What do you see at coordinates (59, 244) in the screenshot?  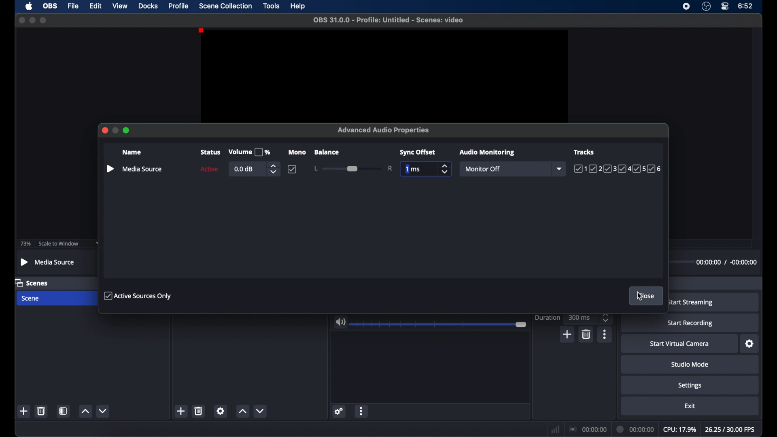 I see `scale to window` at bounding box center [59, 244].